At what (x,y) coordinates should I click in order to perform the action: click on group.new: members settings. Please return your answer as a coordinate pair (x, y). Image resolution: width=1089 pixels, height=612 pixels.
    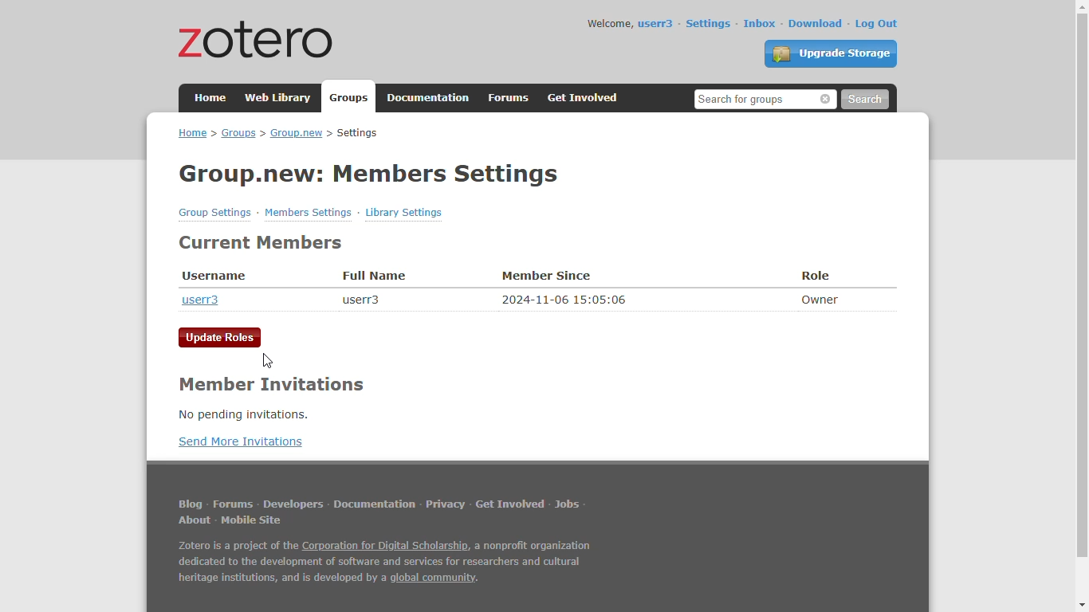
    Looking at the image, I should click on (370, 174).